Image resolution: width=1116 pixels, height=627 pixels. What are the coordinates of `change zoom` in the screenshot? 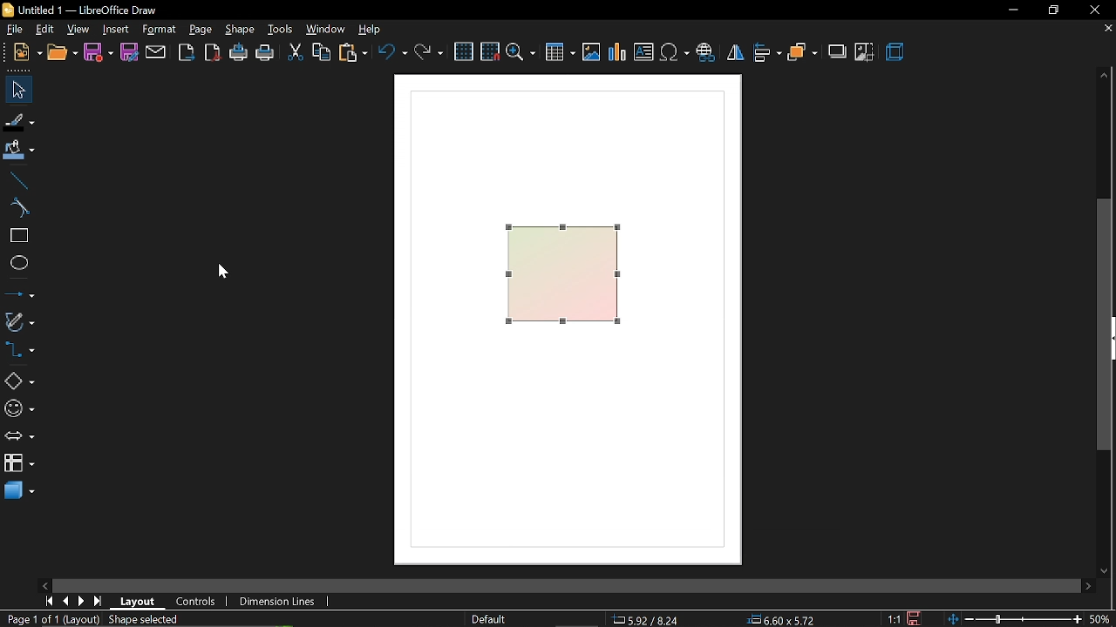 It's located at (1031, 620).